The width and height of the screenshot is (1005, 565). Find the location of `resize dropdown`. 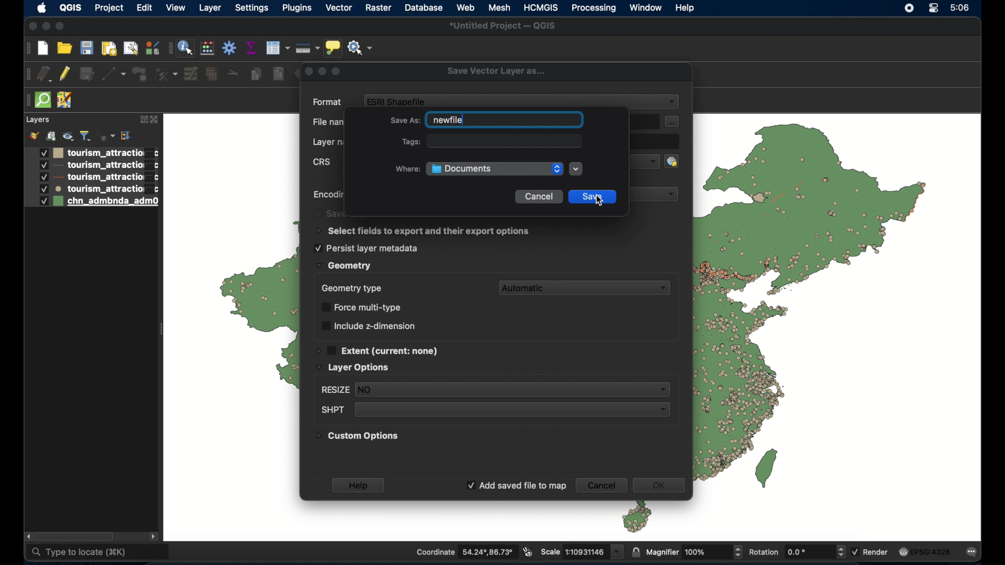

resize dropdown is located at coordinates (494, 390).